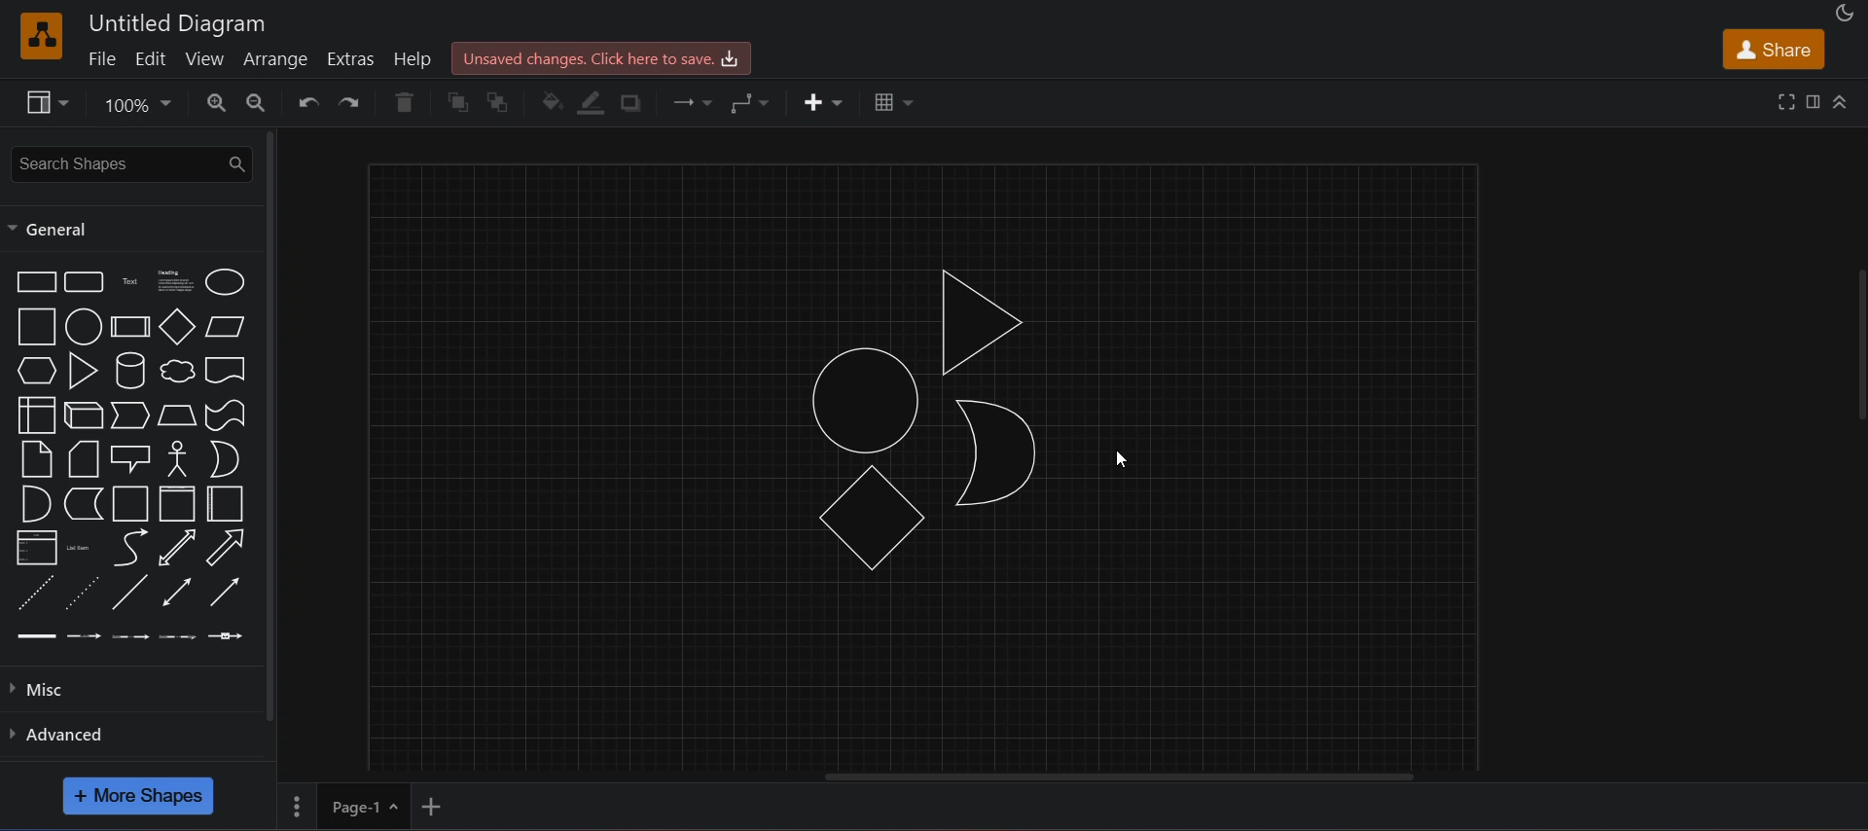 The image size is (1868, 831). Describe the element at coordinates (226, 546) in the screenshot. I see `arrow` at that location.